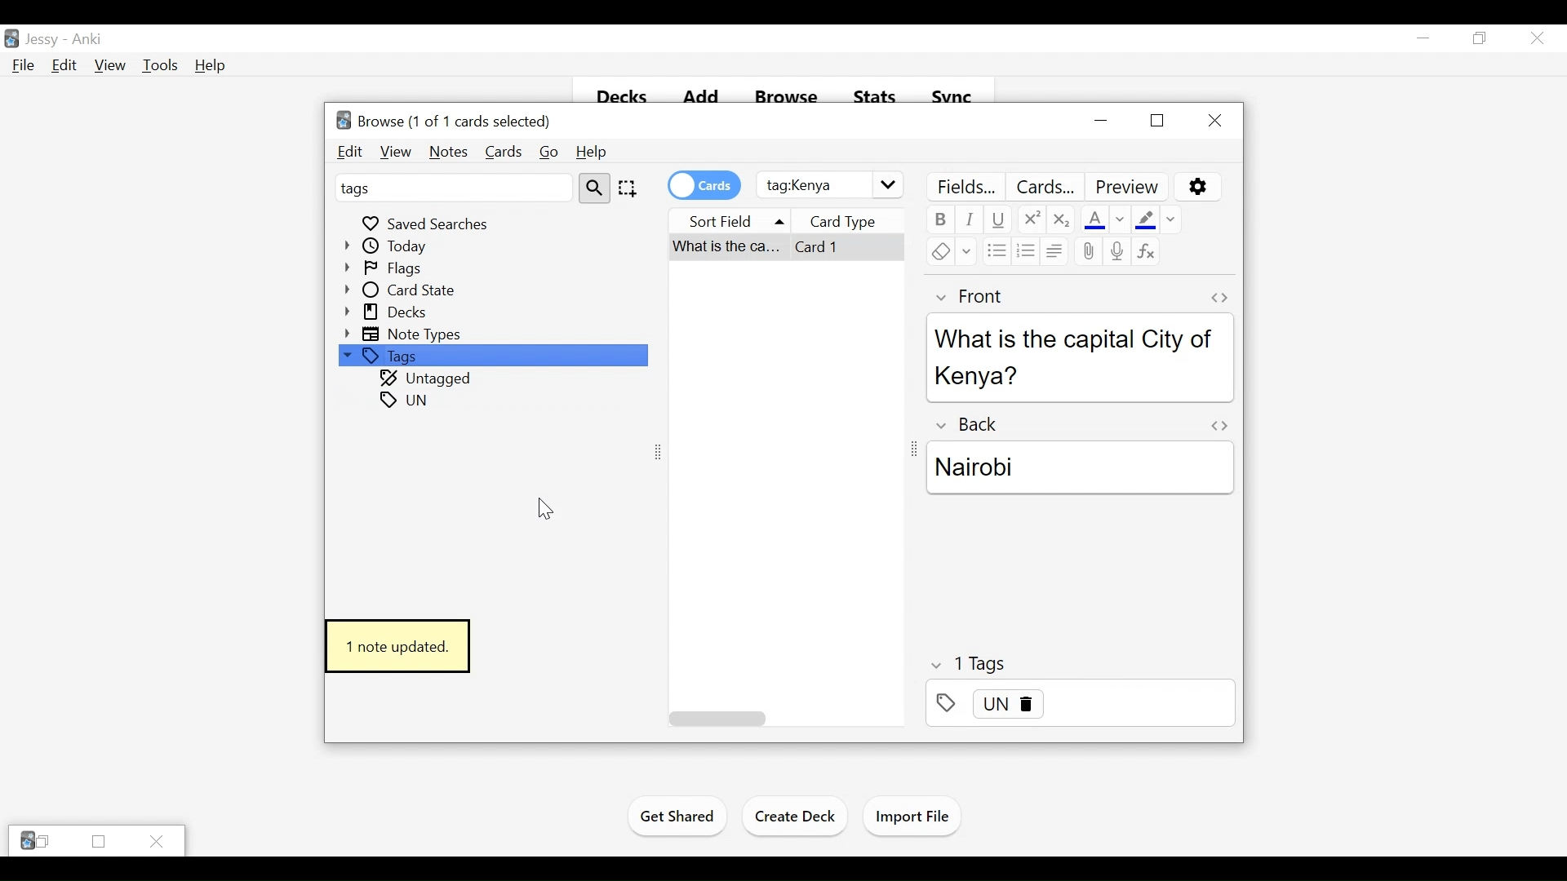 Image resolution: width=1567 pixels, height=881 pixels. I want to click on Back, so click(973, 423).